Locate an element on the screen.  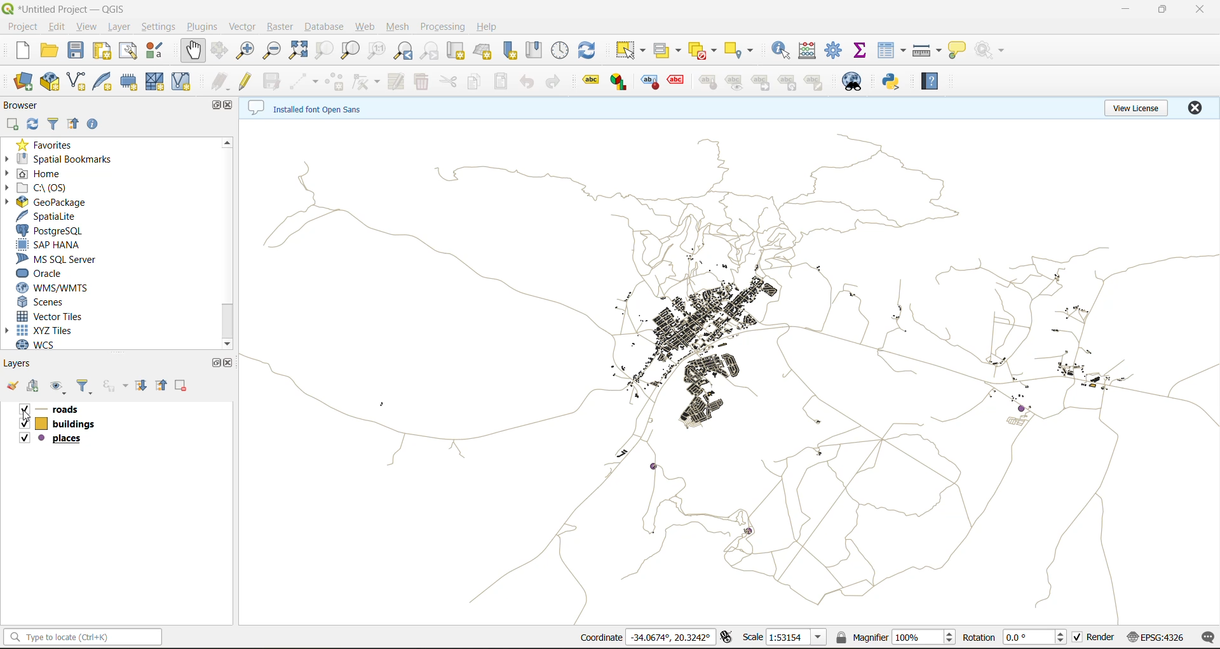
close is located at coordinates (231, 363).